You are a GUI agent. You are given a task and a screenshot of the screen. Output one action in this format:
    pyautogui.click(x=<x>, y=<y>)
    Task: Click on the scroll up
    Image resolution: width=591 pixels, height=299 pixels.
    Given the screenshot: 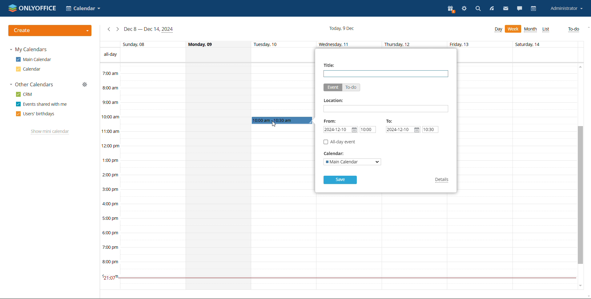 What is the action you would take?
    pyautogui.click(x=580, y=66)
    